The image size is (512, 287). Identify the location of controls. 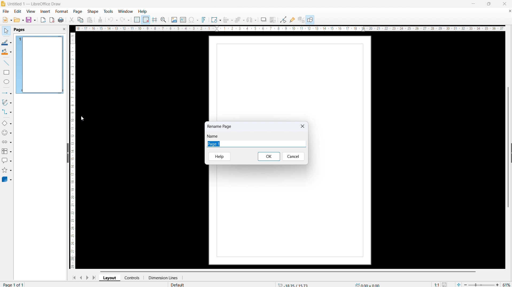
(132, 278).